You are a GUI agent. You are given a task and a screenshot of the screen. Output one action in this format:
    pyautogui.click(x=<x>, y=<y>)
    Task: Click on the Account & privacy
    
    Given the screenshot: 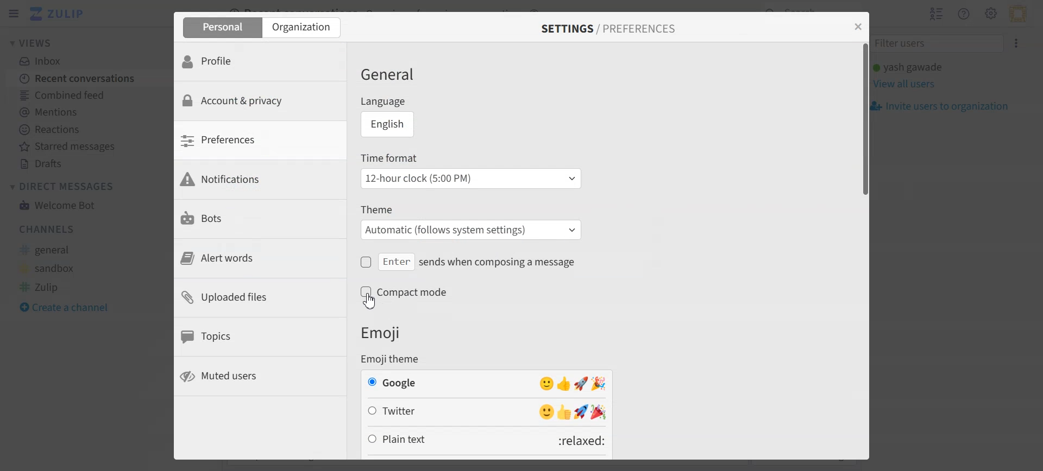 What is the action you would take?
    pyautogui.click(x=259, y=101)
    